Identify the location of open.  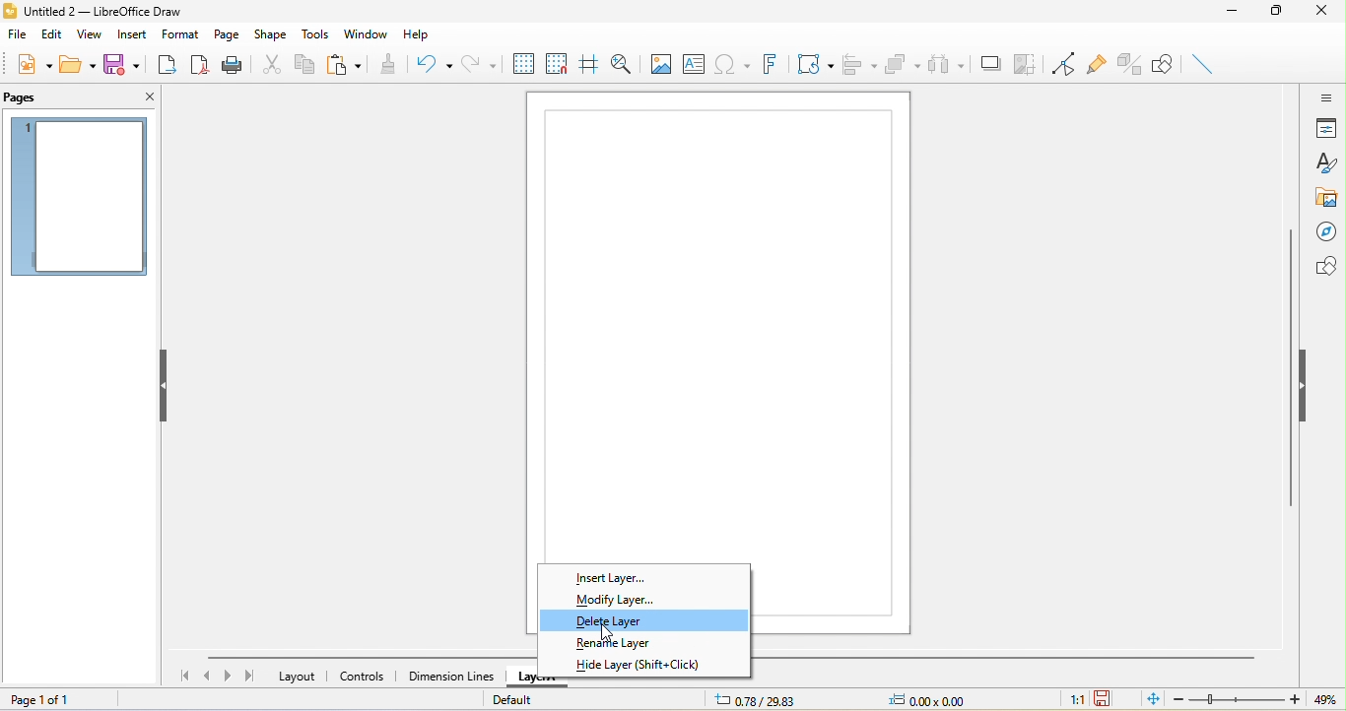
(76, 63).